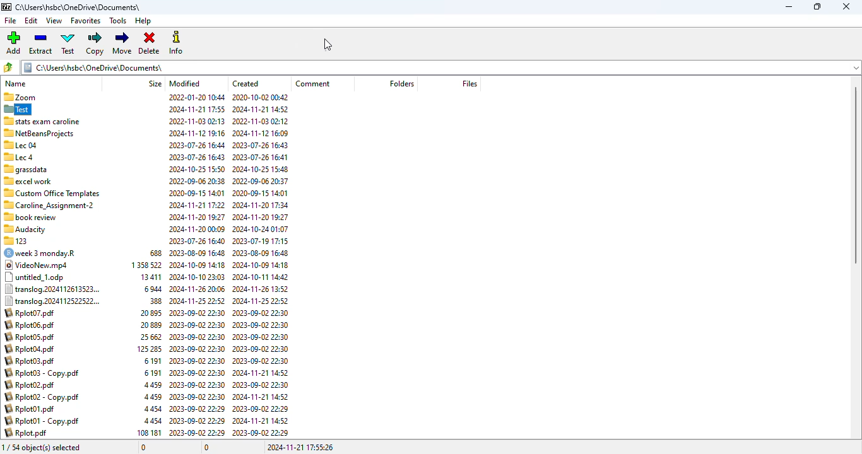  I want to click on 2024-11-20 00:09, so click(197, 229).